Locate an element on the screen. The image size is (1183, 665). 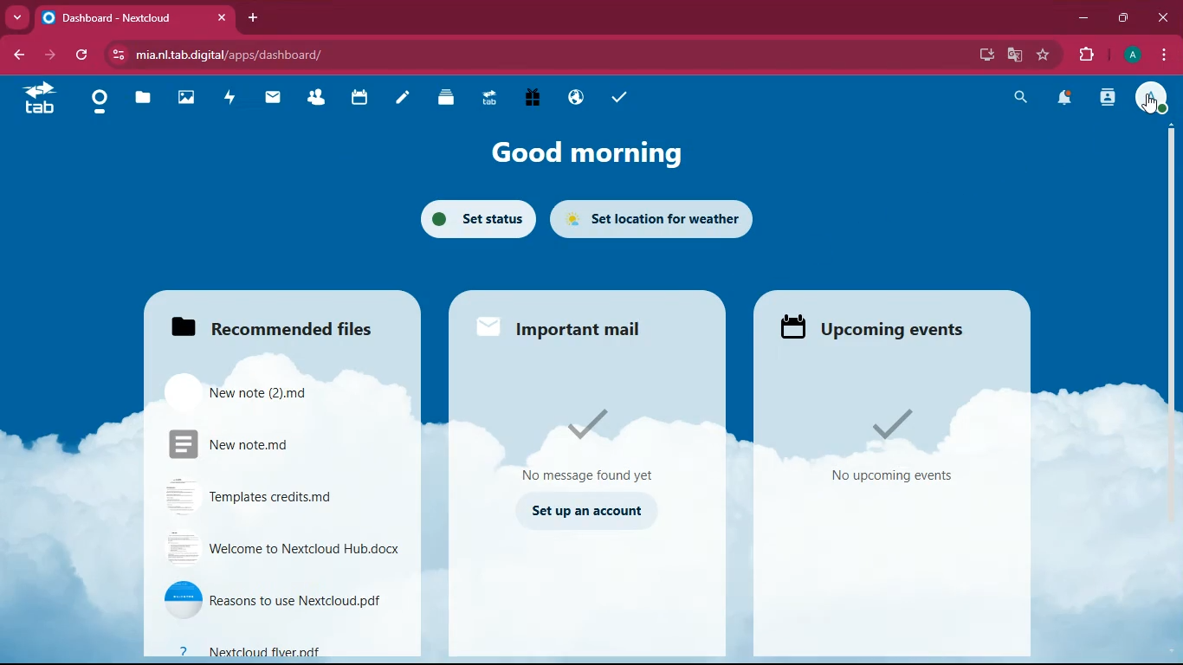
set up is located at coordinates (591, 514).